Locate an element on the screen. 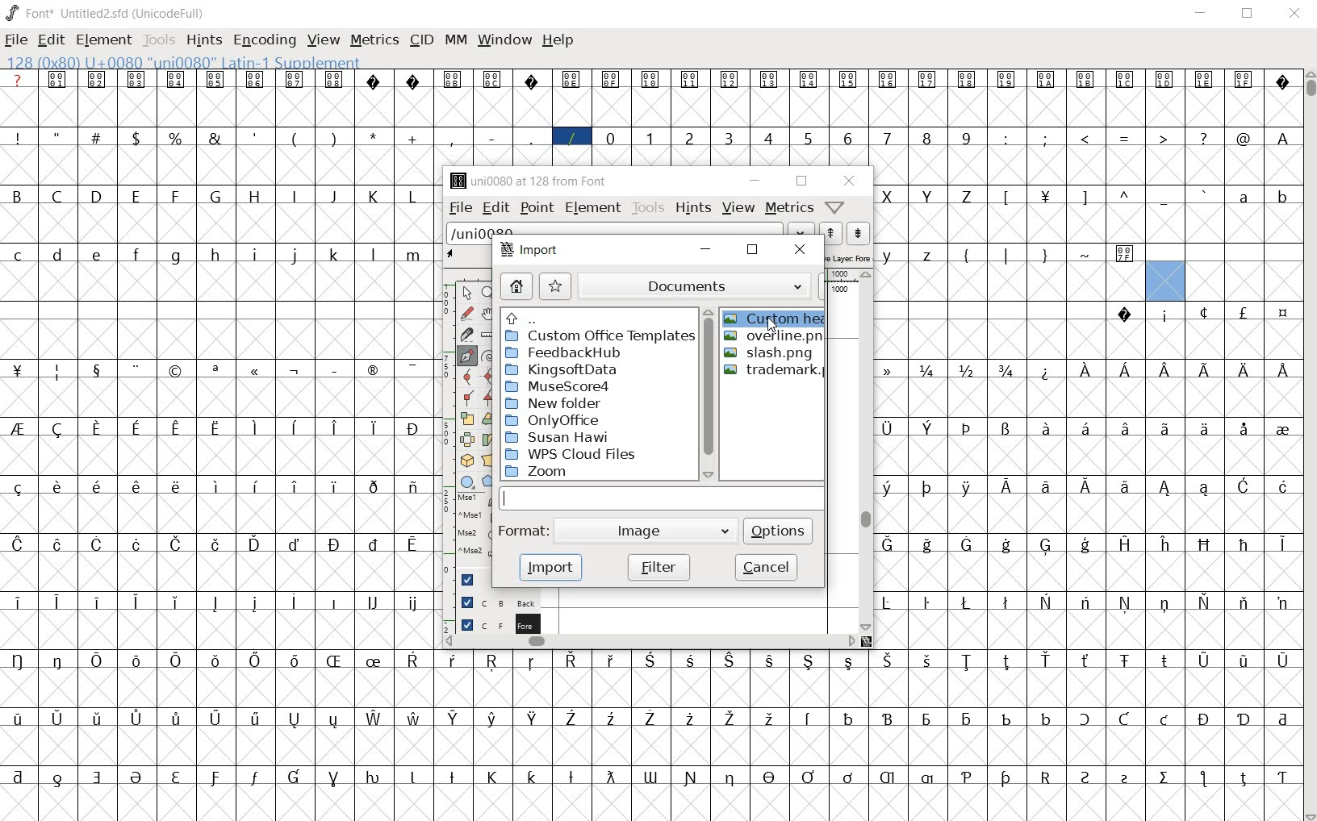 The image size is (1317, 821). glyph is located at coordinates (887, 370).